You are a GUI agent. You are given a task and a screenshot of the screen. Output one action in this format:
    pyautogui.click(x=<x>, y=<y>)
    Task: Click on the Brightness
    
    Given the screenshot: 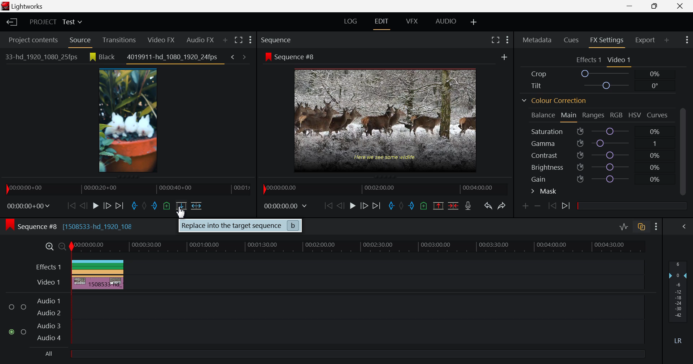 What is the action you would take?
    pyautogui.click(x=598, y=166)
    